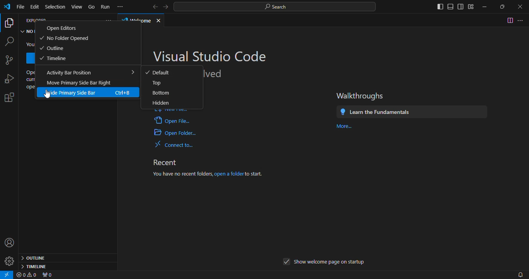 Image resolution: width=529 pixels, height=279 pixels. I want to click on Opening a folder will close all currently open editors. To keep them open, add a folder instead., so click(29, 80).